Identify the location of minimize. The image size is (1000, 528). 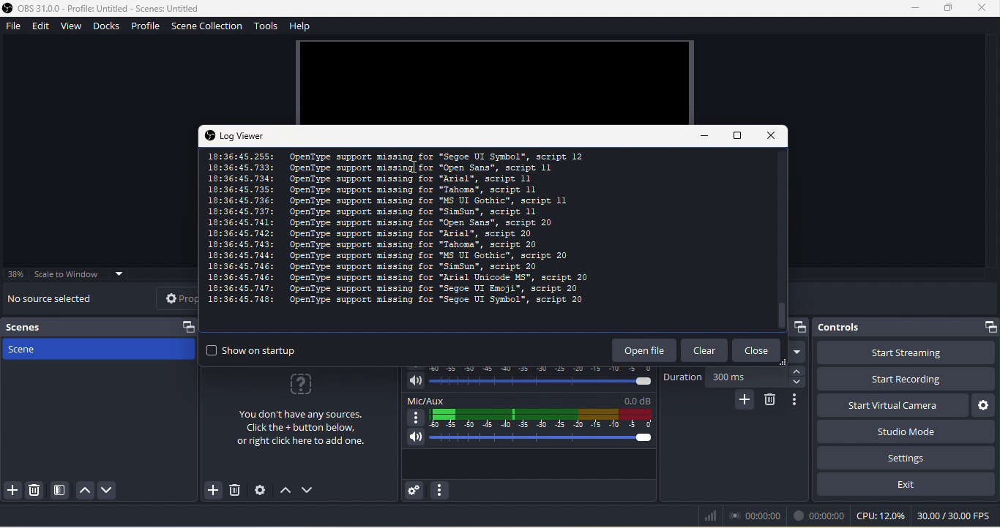
(701, 136).